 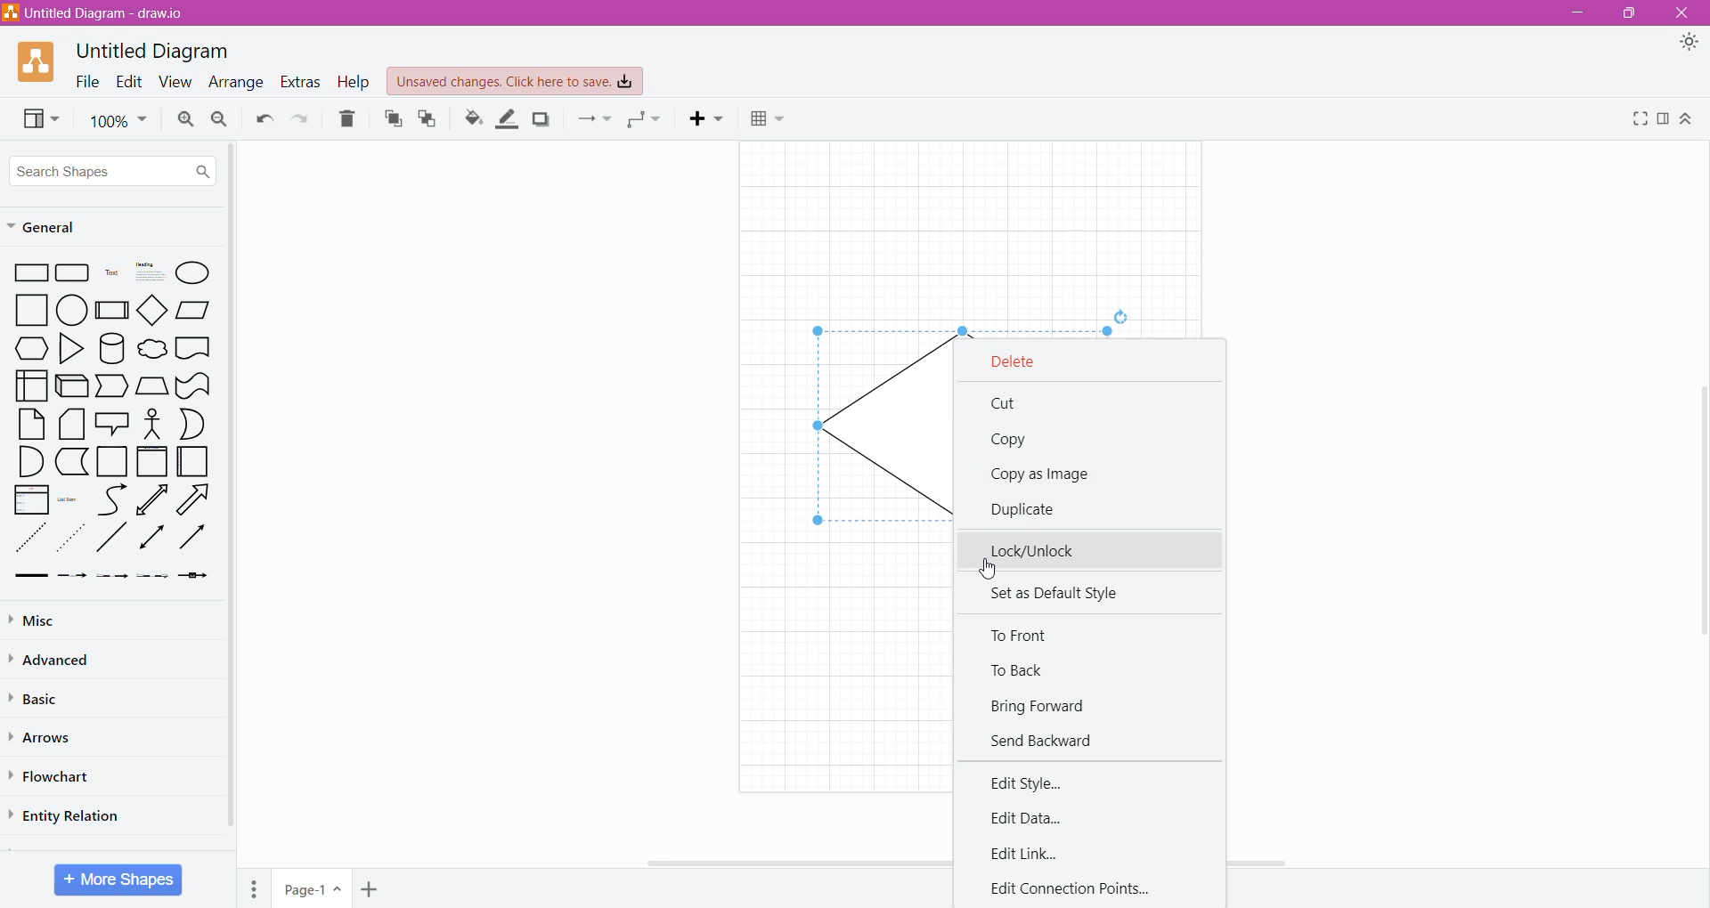 What do you see at coordinates (113, 422) in the screenshot?
I see `Shapes` at bounding box center [113, 422].